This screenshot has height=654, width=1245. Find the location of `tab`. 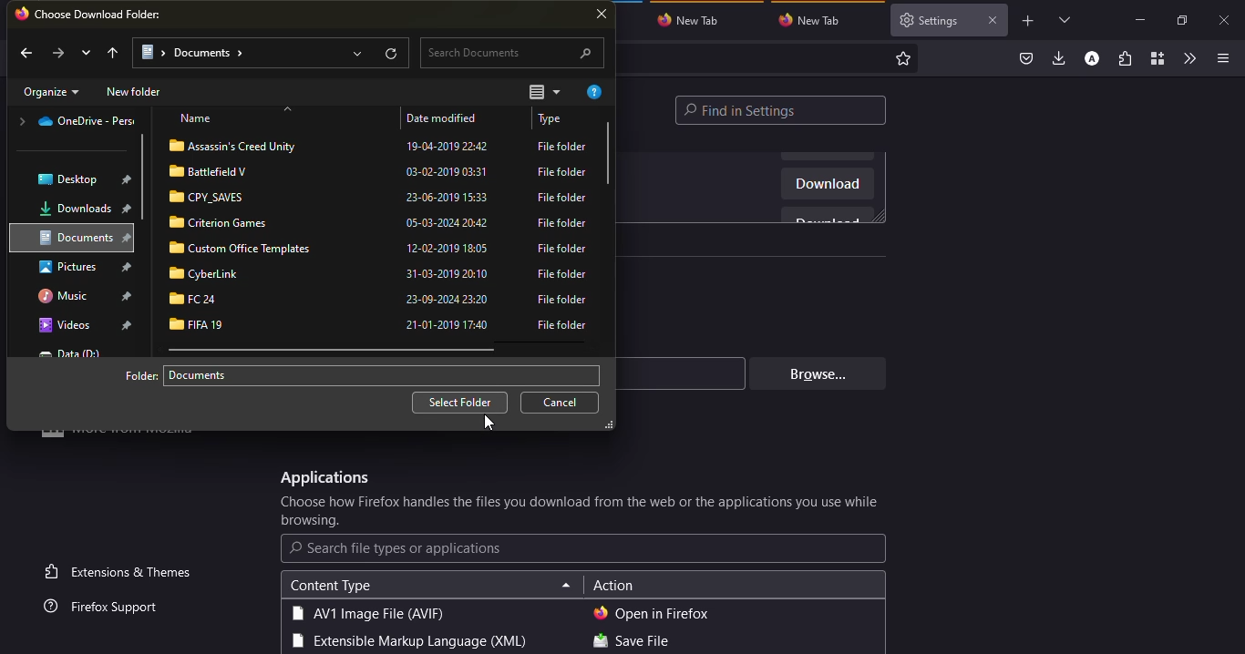

tab is located at coordinates (931, 20).